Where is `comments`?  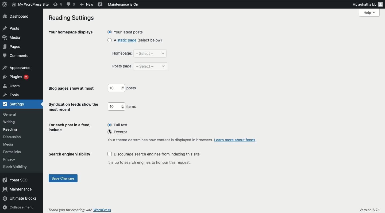 comments is located at coordinates (17, 56).